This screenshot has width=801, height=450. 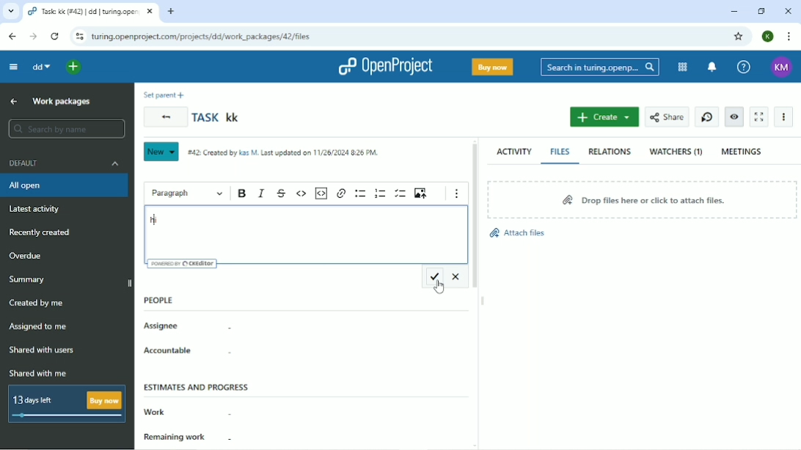 I want to click on Summary, so click(x=29, y=279).